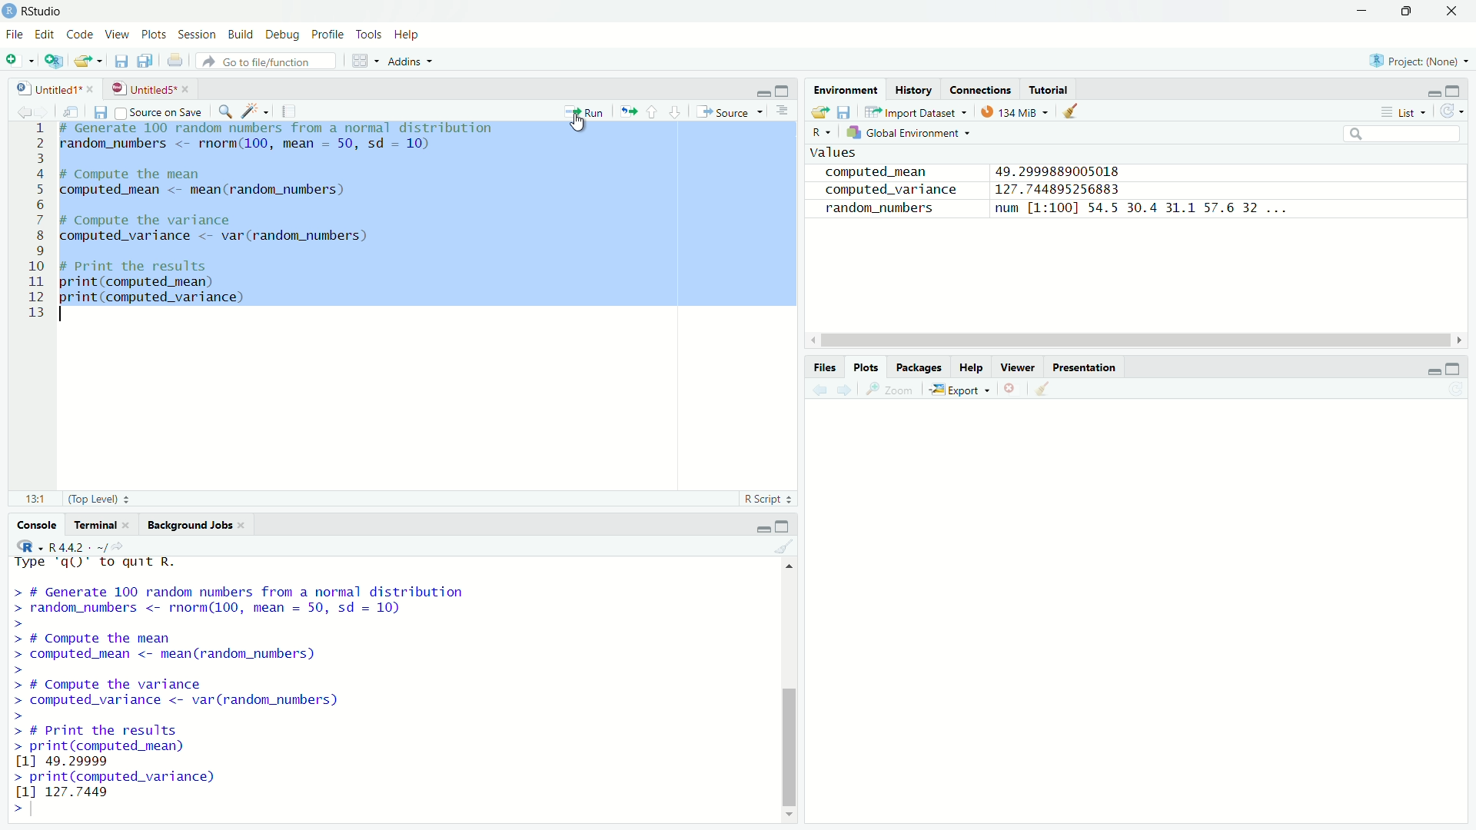 Image resolution: width=1476 pixels, height=830 pixels. Describe the element at coordinates (847, 391) in the screenshot. I see `next plot` at that location.